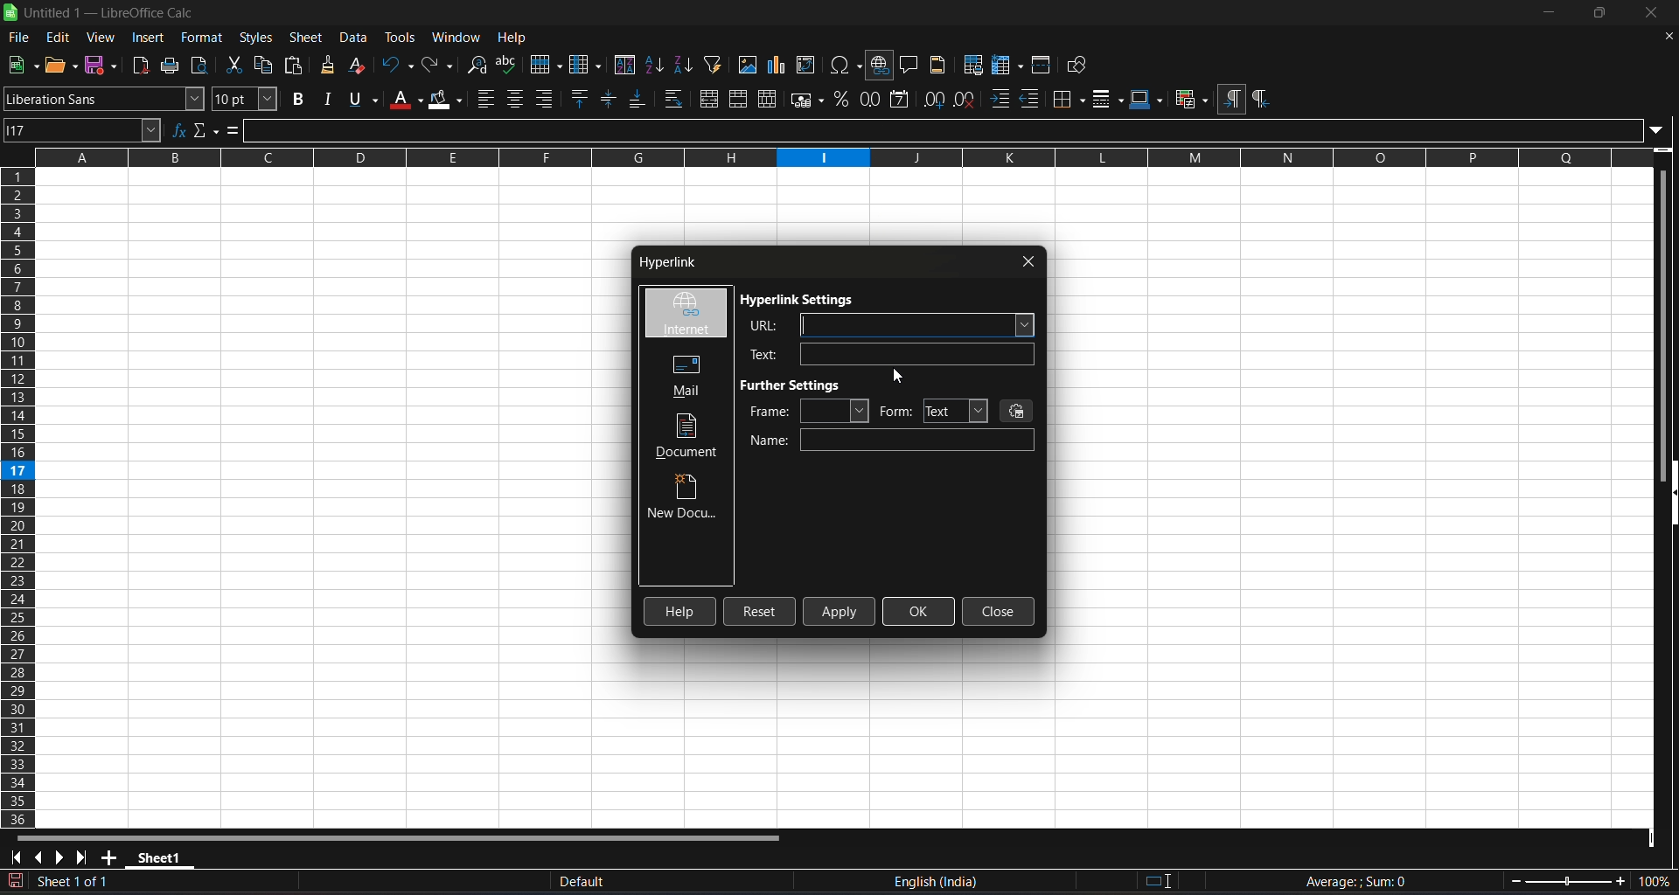  What do you see at coordinates (150, 38) in the screenshot?
I see `insert` at bounding box center [150, 38].